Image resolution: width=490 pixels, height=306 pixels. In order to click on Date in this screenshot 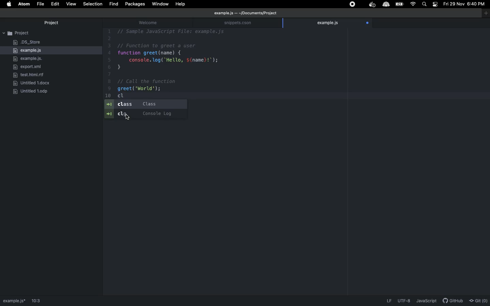, I will do `click(454, 4)`.